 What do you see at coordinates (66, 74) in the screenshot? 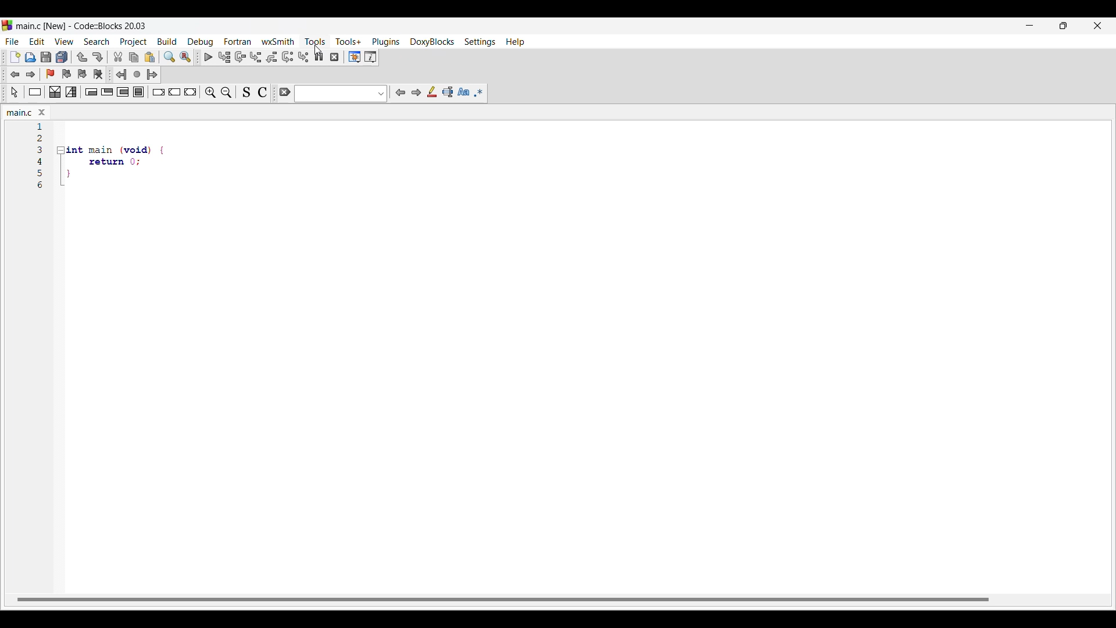
I see `Previous bookmark` at bounding box center [66, 74].